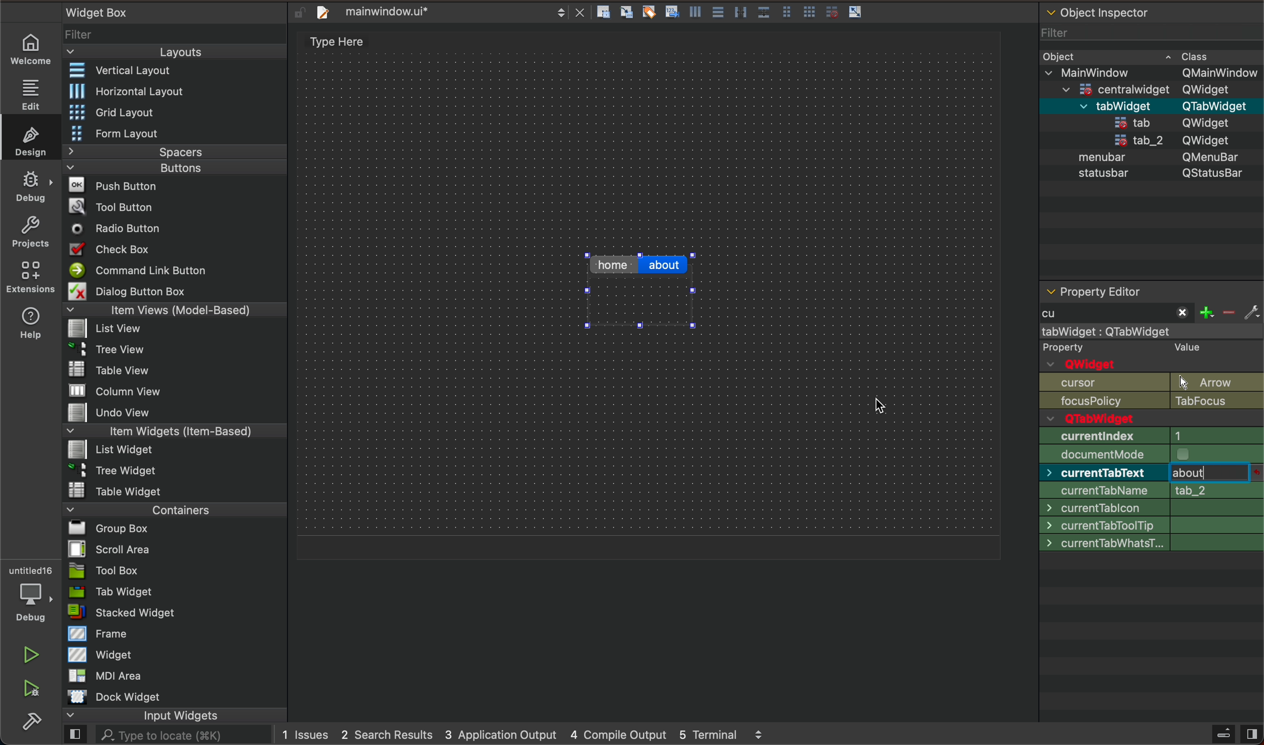 This screenshot has width=1264, height=745. What do you see at coordinates (1147, 87) in the screenshot?
I see `=centralwidaet OWidaet` at bounding box center [1147, 87].